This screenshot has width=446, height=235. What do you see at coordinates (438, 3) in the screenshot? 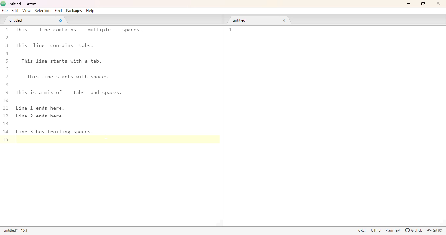
I see `close` at bounding box center [438, 3].